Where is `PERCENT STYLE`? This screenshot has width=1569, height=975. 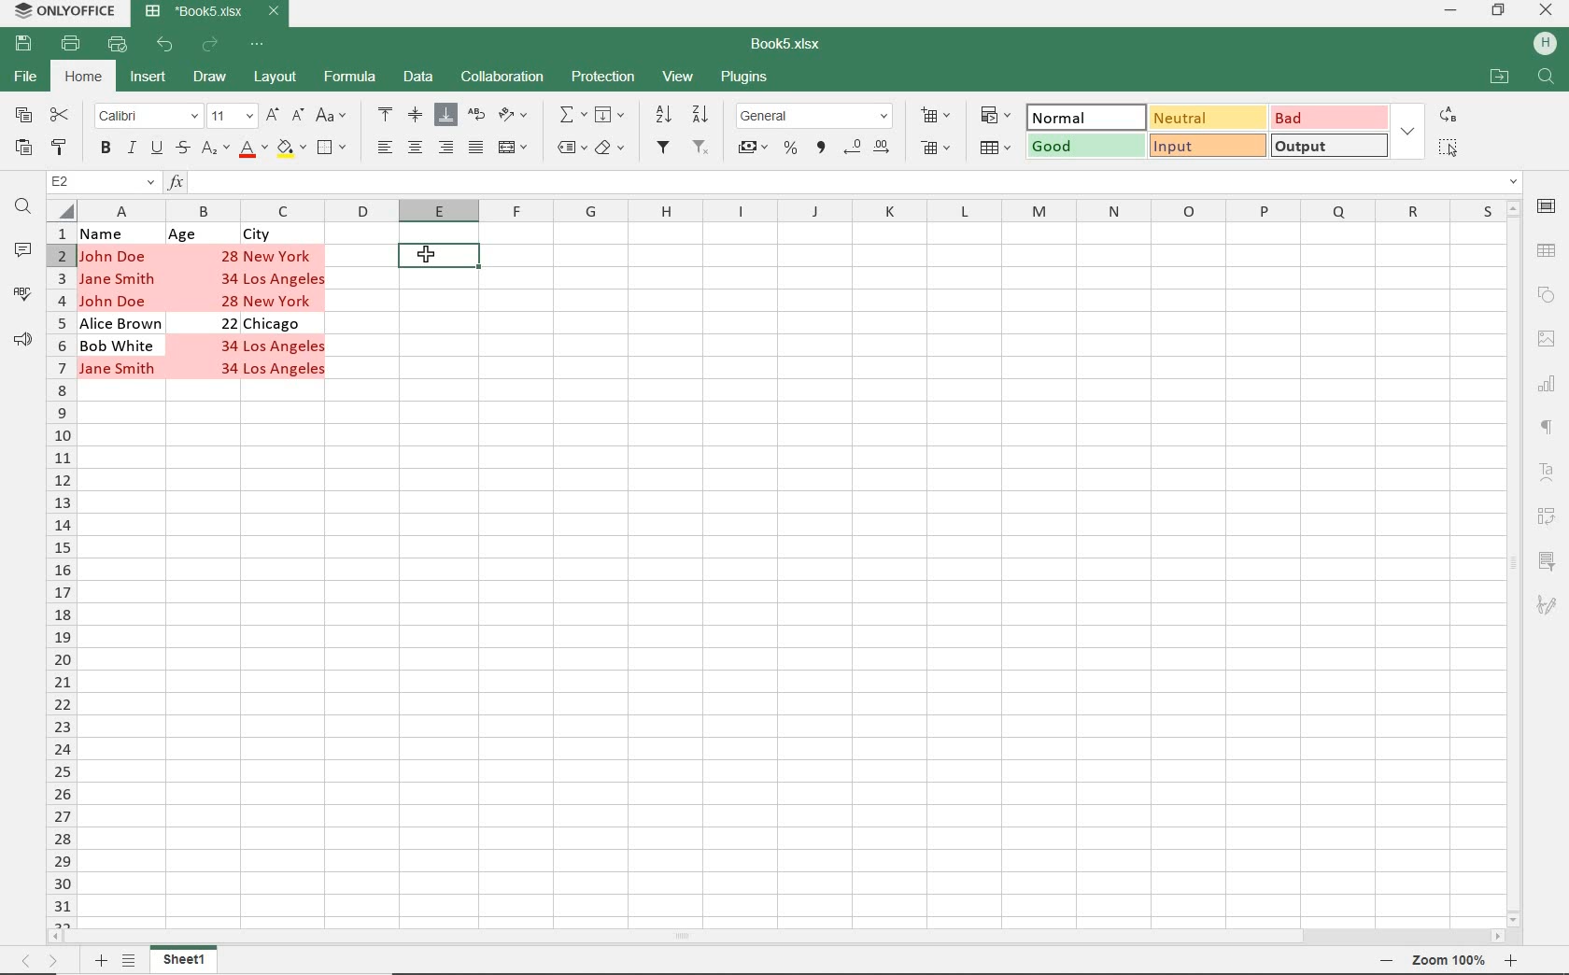
PERCENT STYLE is located at coordinates (792, 150).